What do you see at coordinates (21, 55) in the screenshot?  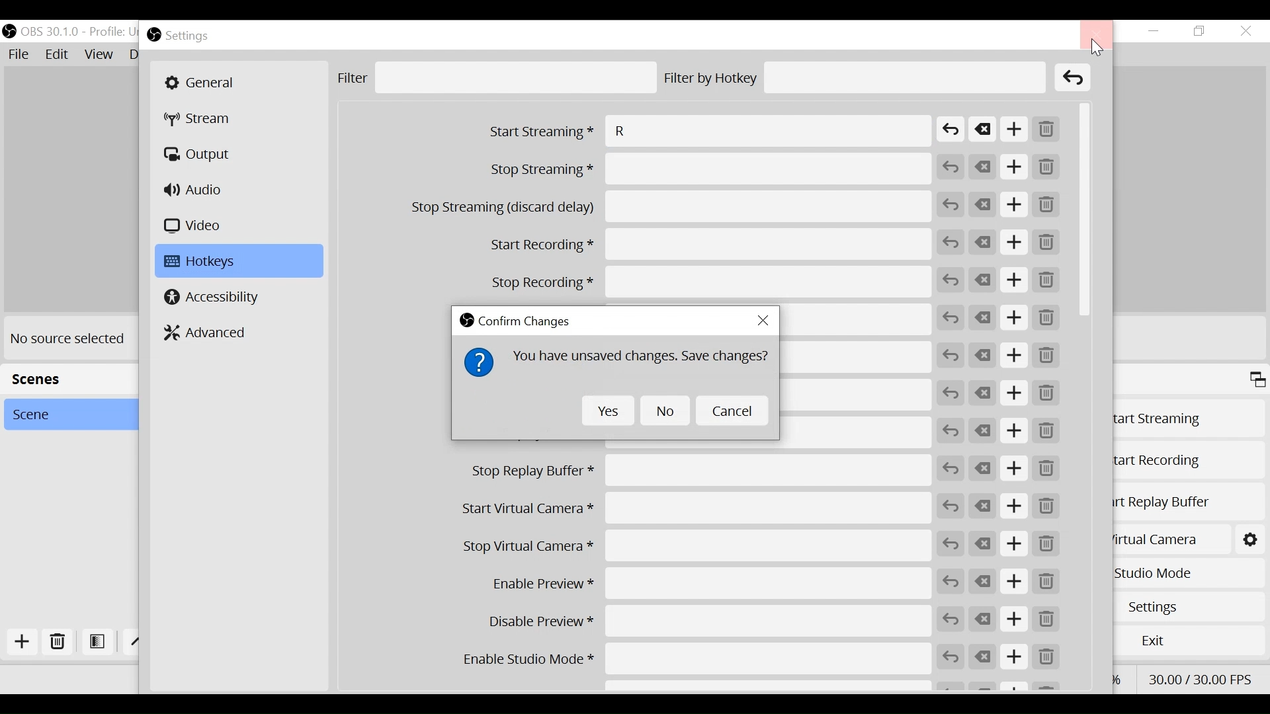 I see `File` at bounding box center [21, 55].